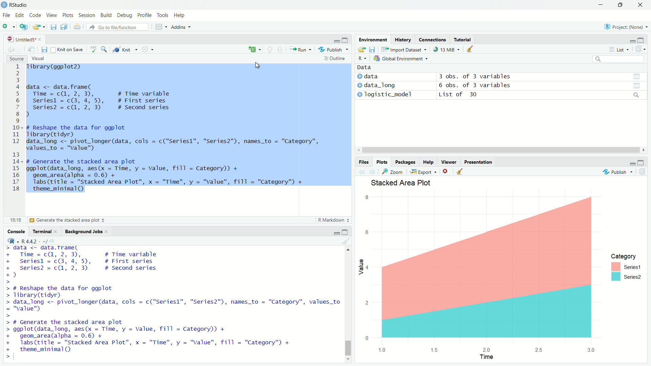  I want to click on Edit, so click(20, 15).